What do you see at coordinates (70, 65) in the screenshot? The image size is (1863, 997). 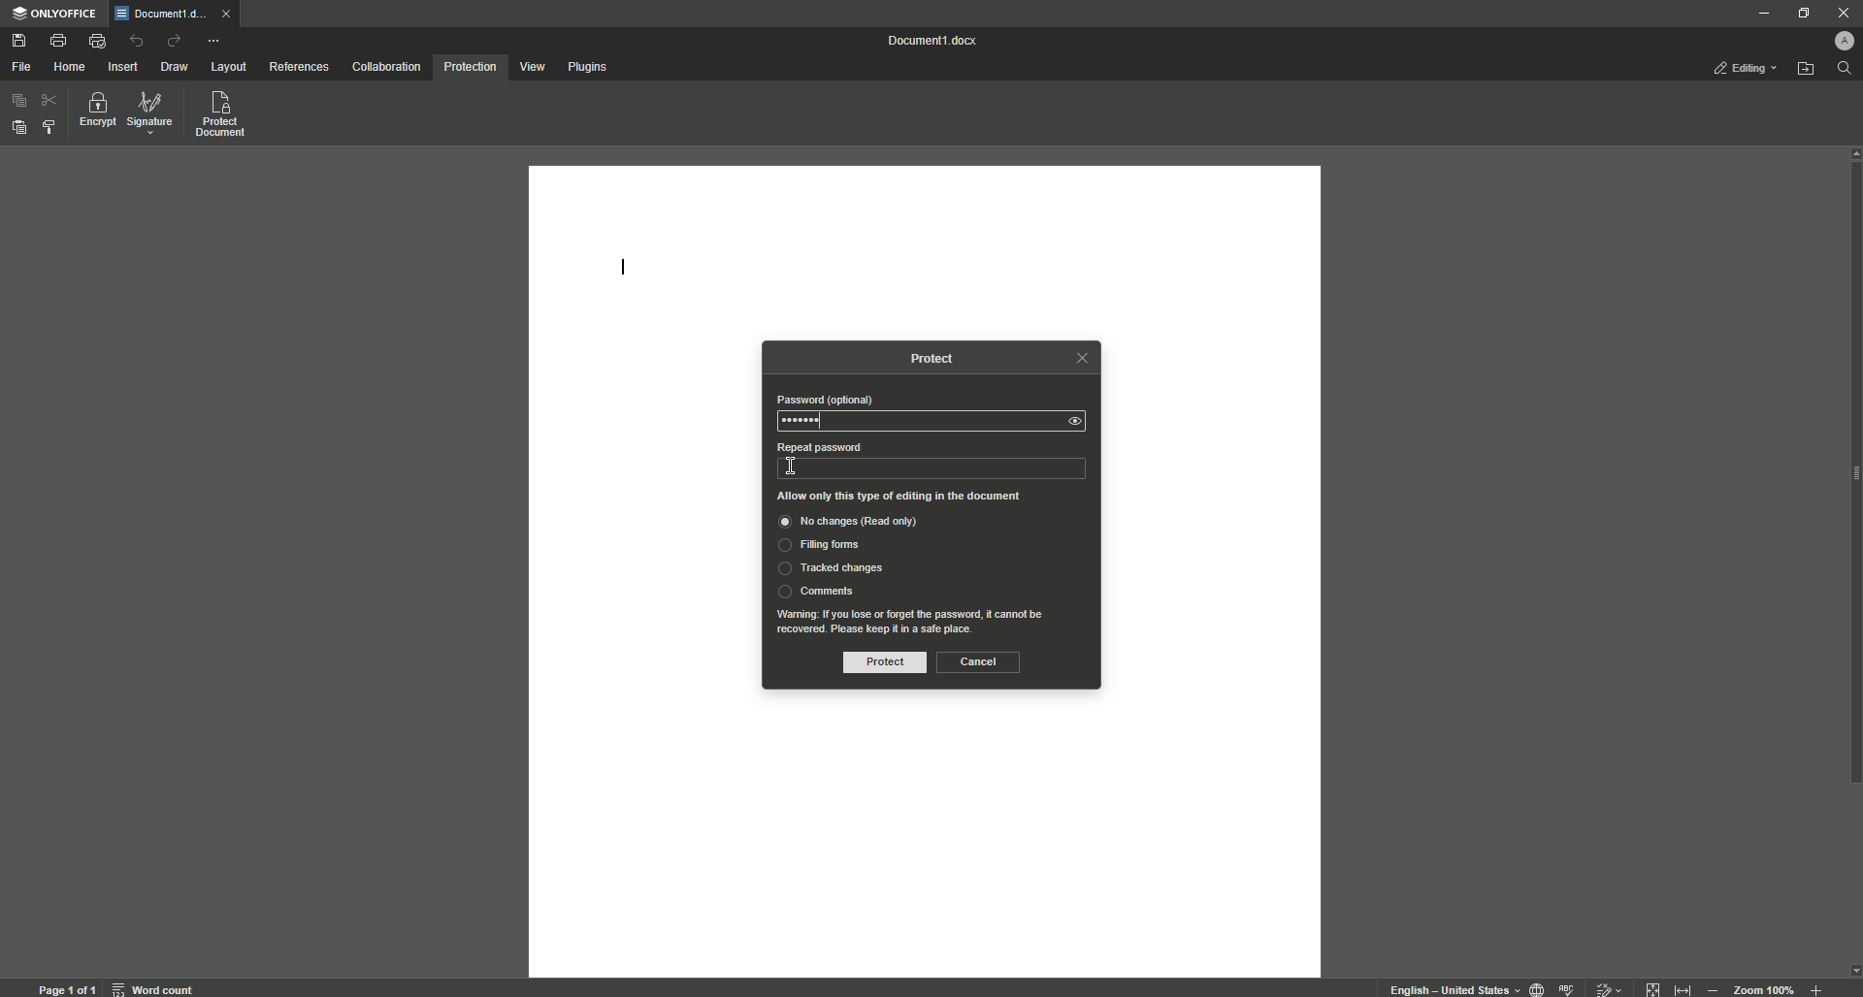 I see `Home` at bounding box center [70, 65].